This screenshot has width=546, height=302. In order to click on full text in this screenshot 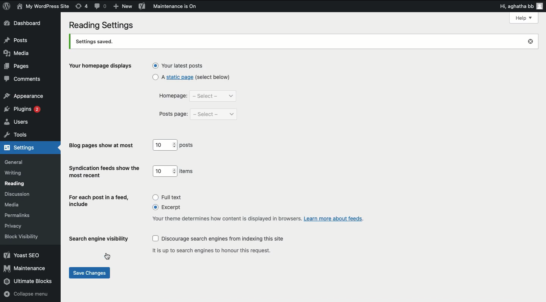, I will do `click(166, 197)`.